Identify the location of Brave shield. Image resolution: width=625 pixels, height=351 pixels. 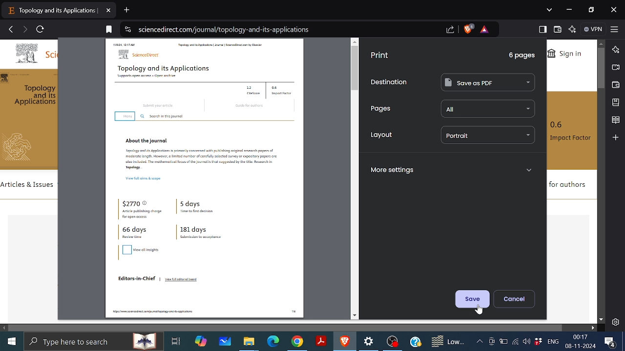
(469, 30).